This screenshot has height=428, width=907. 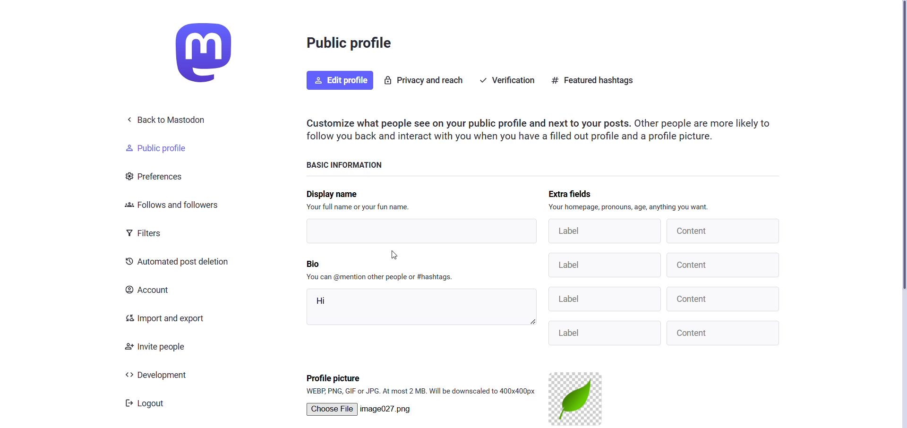 What do you see at coordinates (603, 265) in the screenshot?
I see `Label` at bounding box center [603, 265].